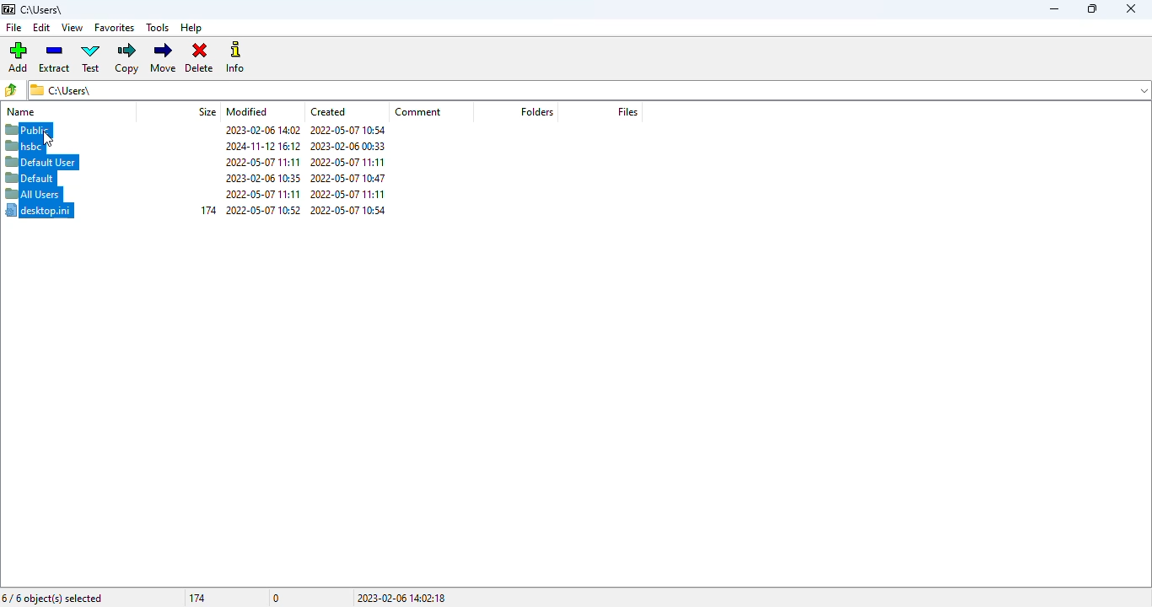 This screenshot has height=607, width=1152. What do you see at coordinates (347, 130) in the screenshot?
I see `2022-05-07 10:54` at bounding box center [347, 130].